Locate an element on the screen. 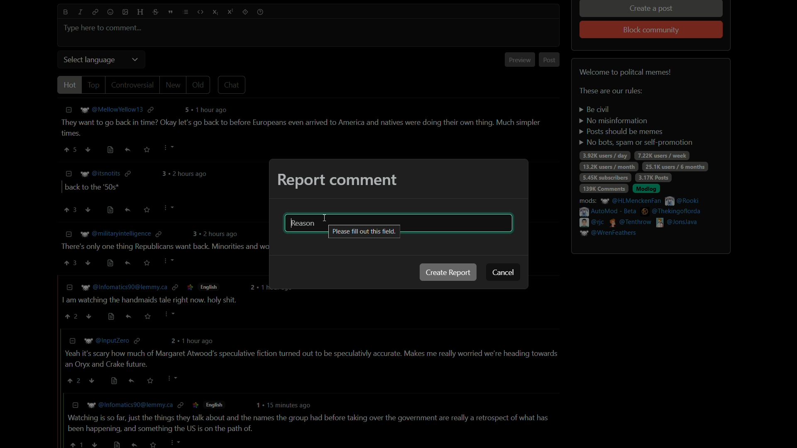  block community is located at coordinates (652, 30).